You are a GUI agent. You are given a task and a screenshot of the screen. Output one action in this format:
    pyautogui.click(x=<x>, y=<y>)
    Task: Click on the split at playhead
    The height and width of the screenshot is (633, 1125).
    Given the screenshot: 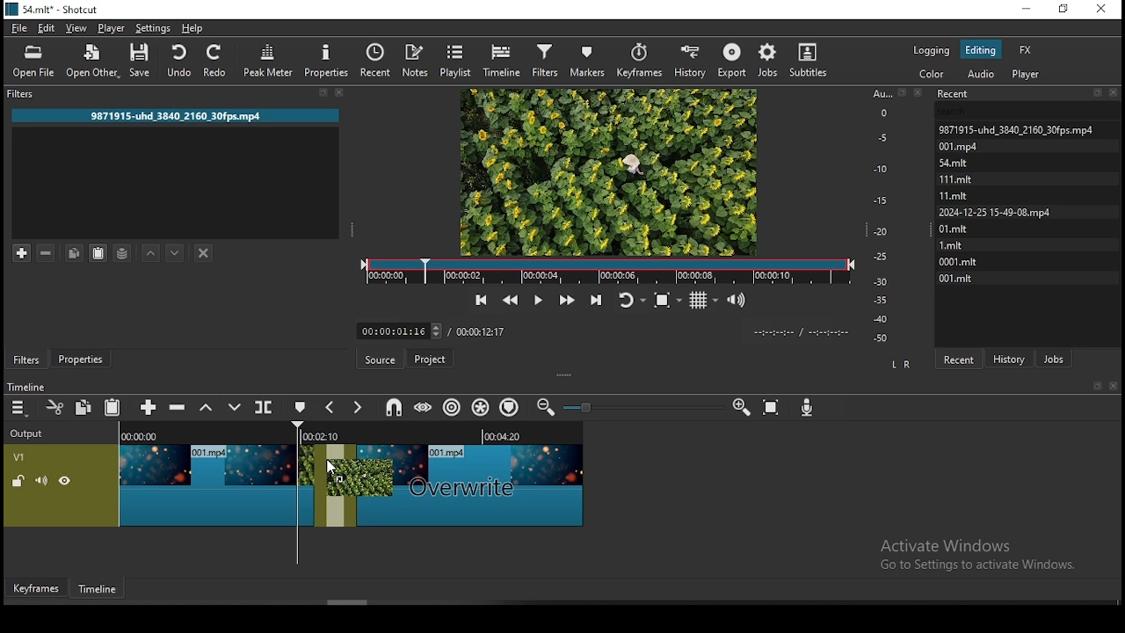 What is the action you would take?
    pyautogui.click(x=263, y=408)
    